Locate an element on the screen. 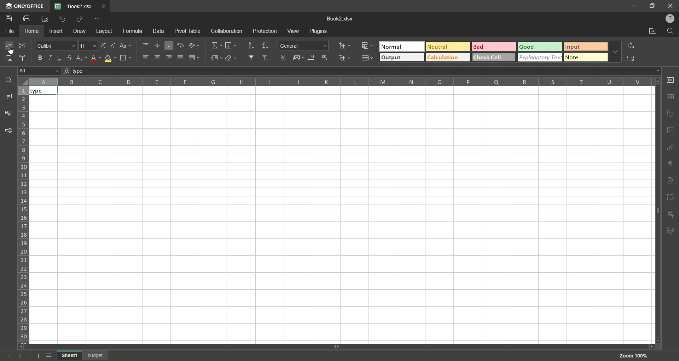 The image size is (679, 361). more options is located at coordinates (615, 52).